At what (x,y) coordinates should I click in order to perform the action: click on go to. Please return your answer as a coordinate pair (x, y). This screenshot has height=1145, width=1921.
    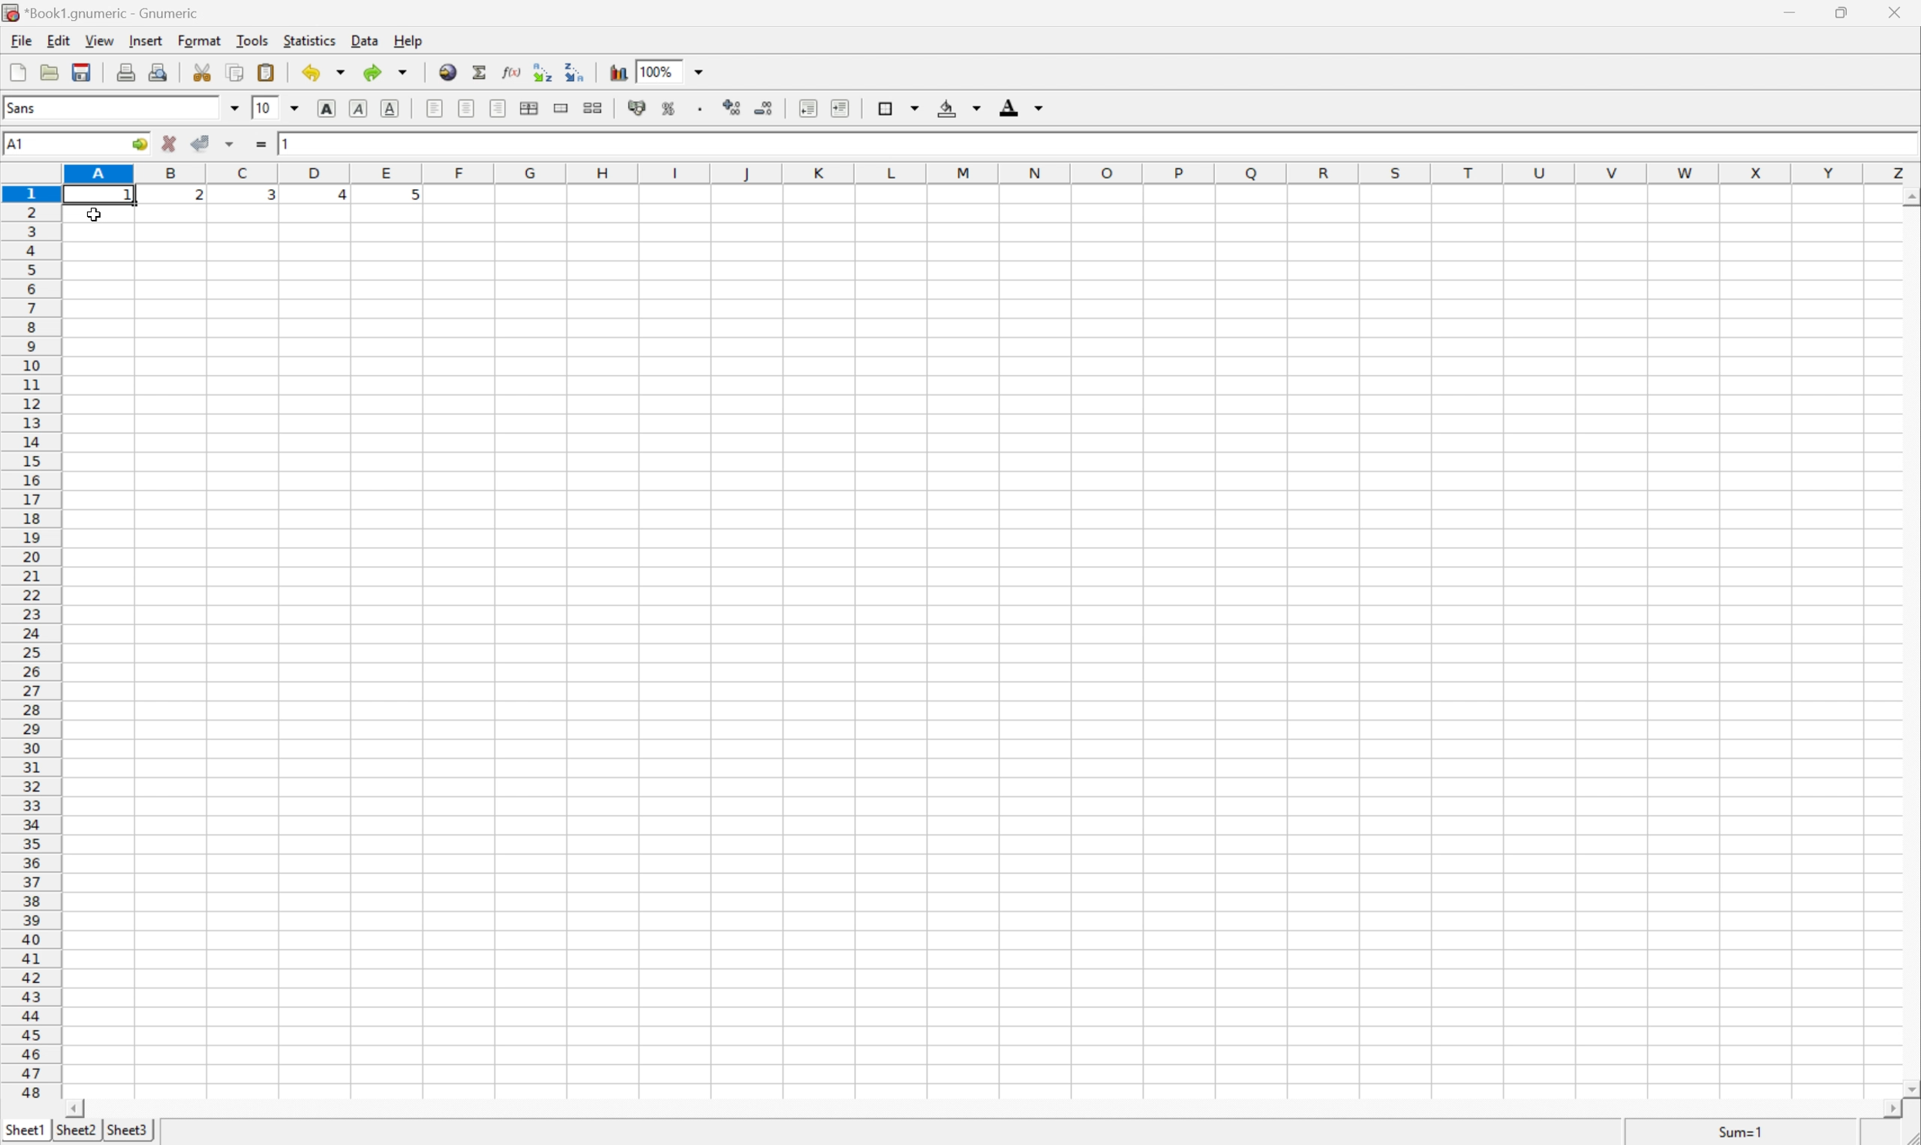
    Looking at the image, I should click on (140, 145).